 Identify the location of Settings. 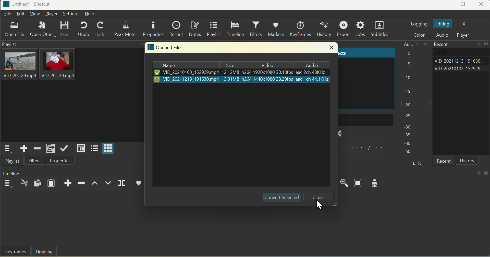
(71, 14).